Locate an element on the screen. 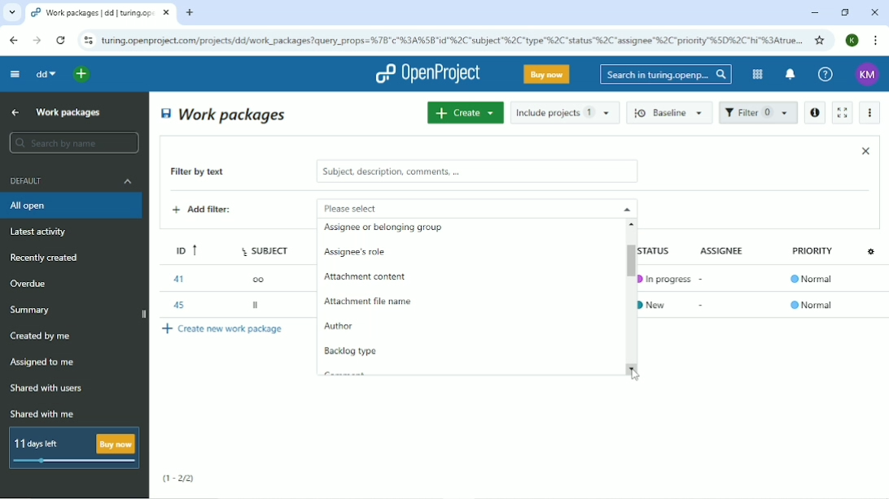 The height and width of the screenshot is (499, 889). 41 is located at coordinates (177, 279).